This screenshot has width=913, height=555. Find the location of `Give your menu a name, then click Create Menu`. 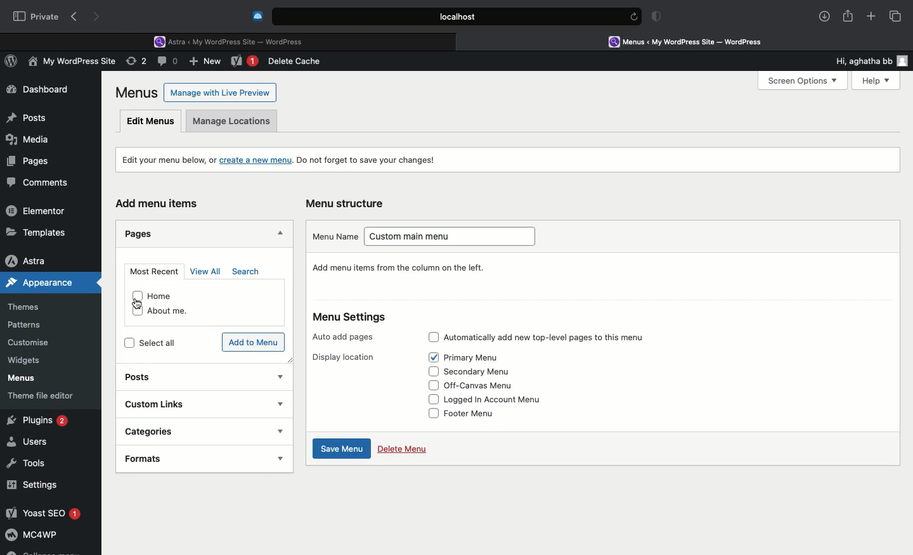

Give your menu a name, then click Create Menu is located at coordinates (410, 267).